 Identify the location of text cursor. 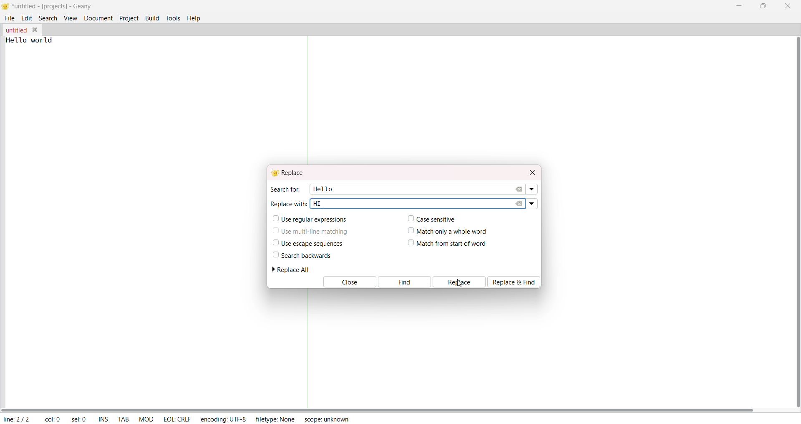
(321, 205).